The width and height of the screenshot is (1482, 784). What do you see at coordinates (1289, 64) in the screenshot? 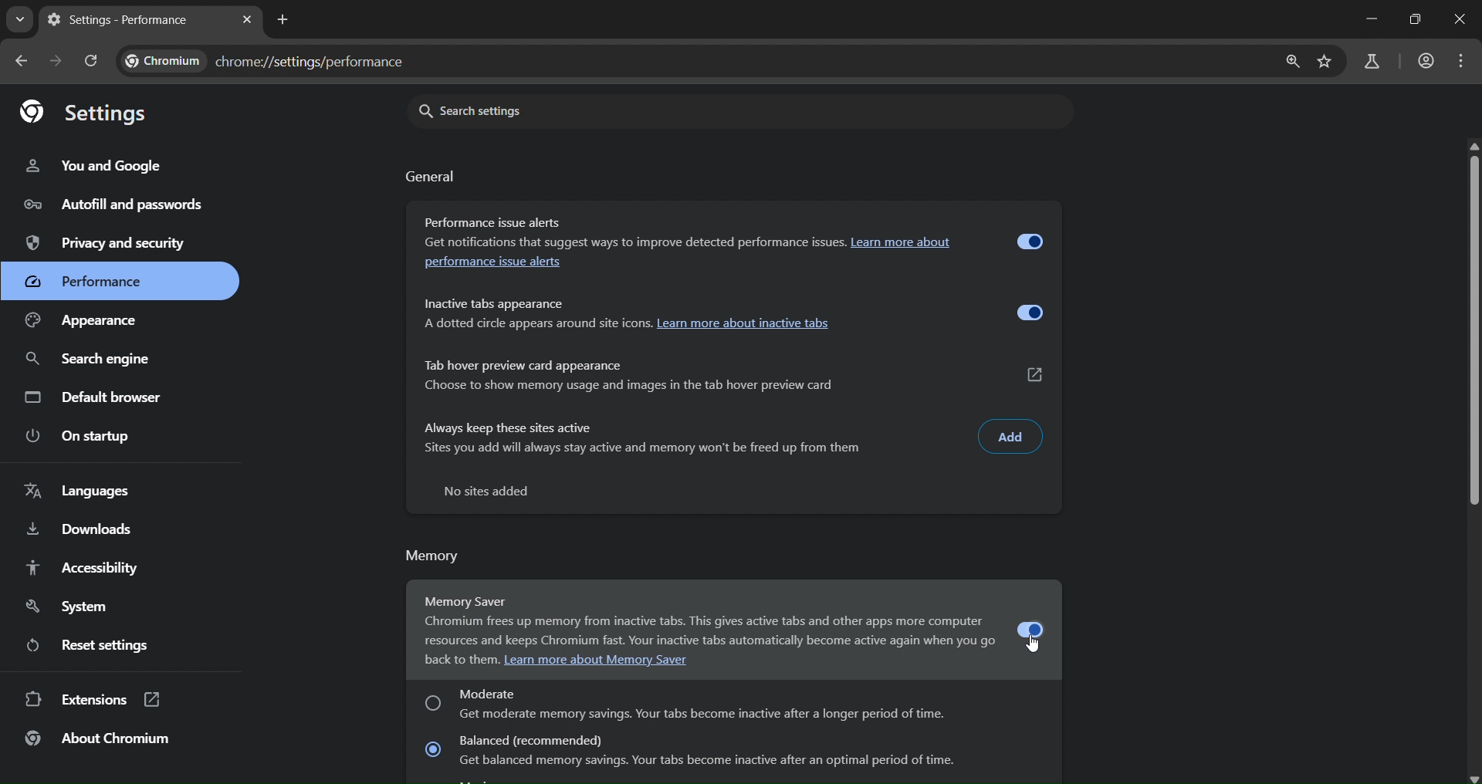
I see `zoom` at bounding box center [1289, 64].